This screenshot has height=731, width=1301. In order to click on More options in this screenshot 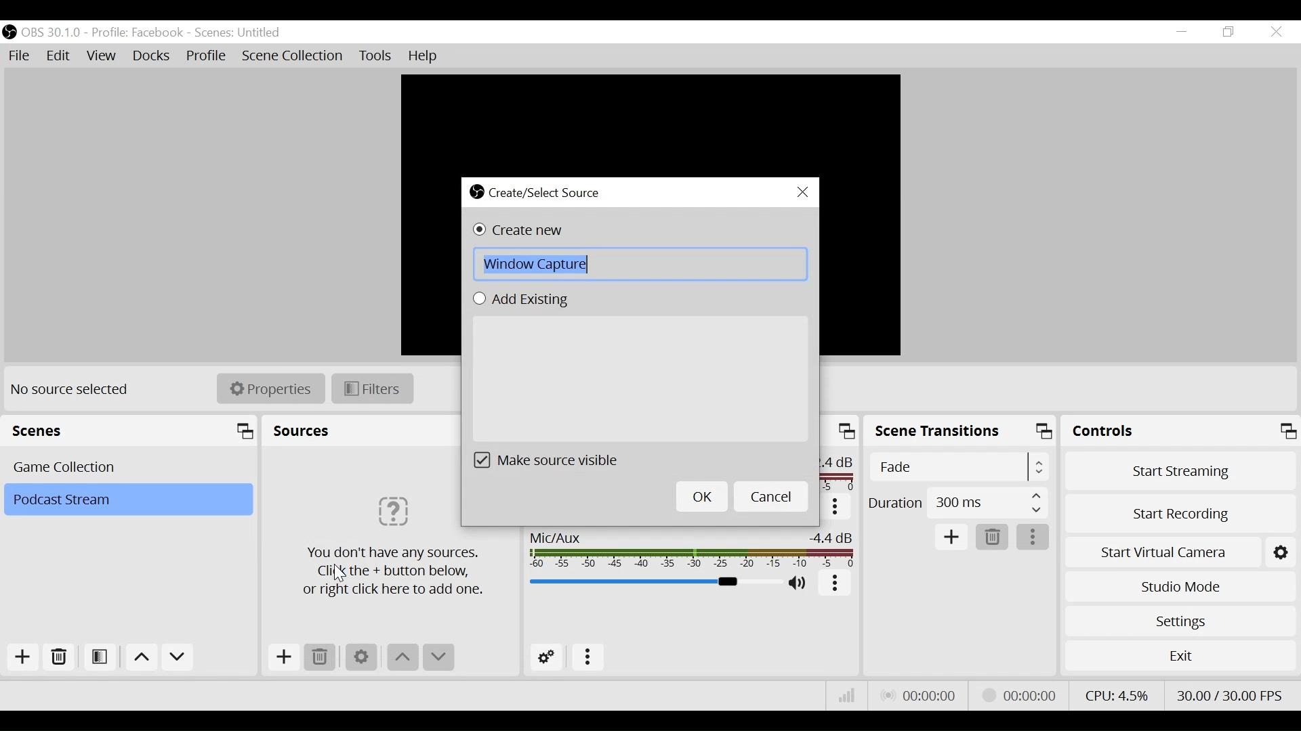, I will do `click(835, 586)`.